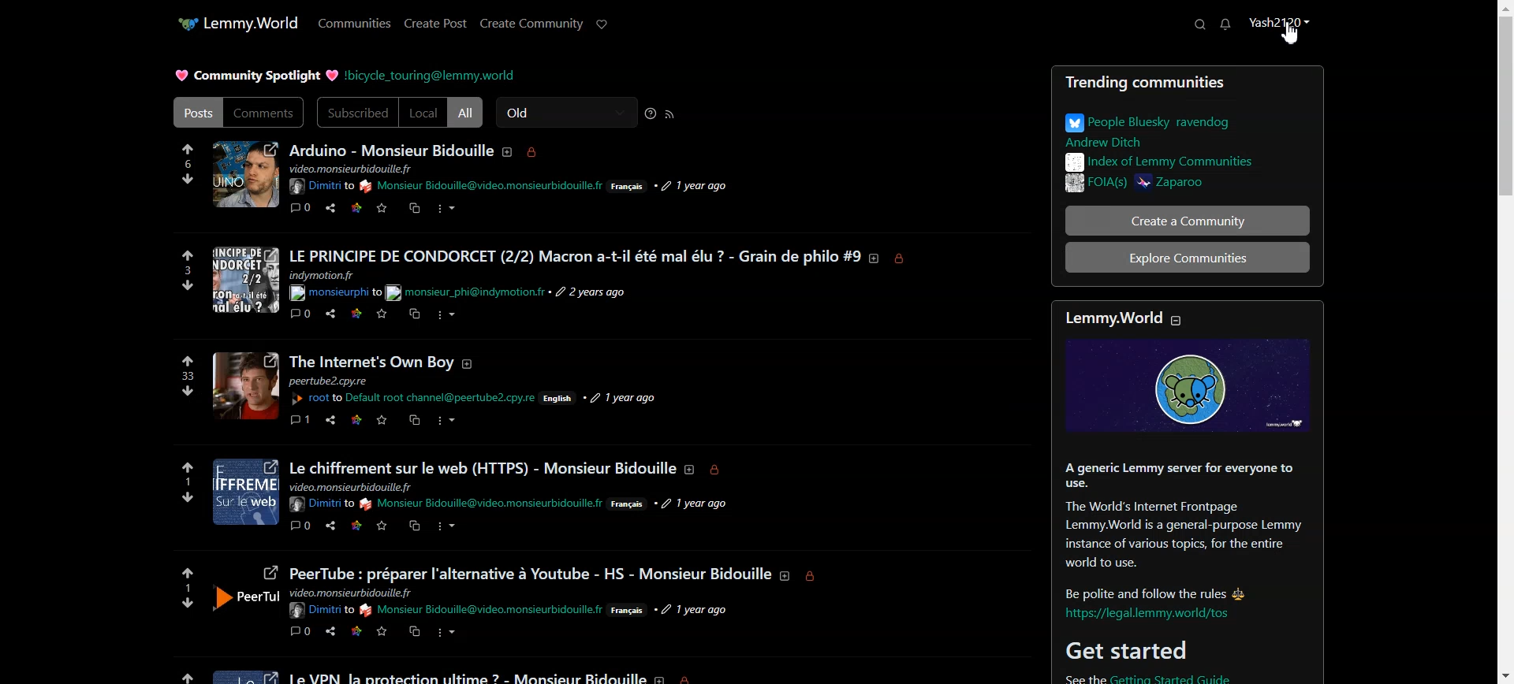 The height and width of the screenshot is (684, 1514). Describe the element at coordinates (482, 463) in the screenshot. I see `text` at that location.